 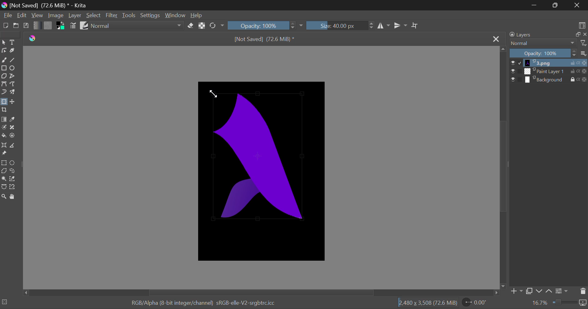 I want to click on Restore Down, so click(x=535, y=6).